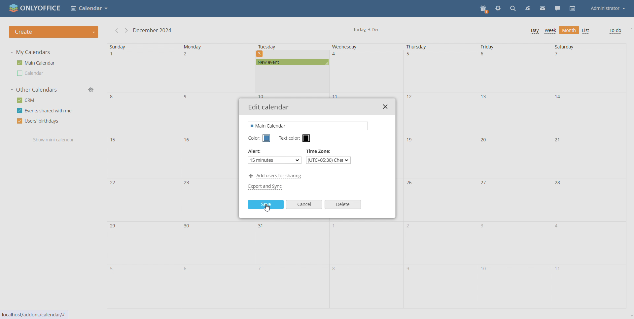  What do you see at coordinates (589, 157) in the screenshot?
I see `date` at bounding box center [589, 157].